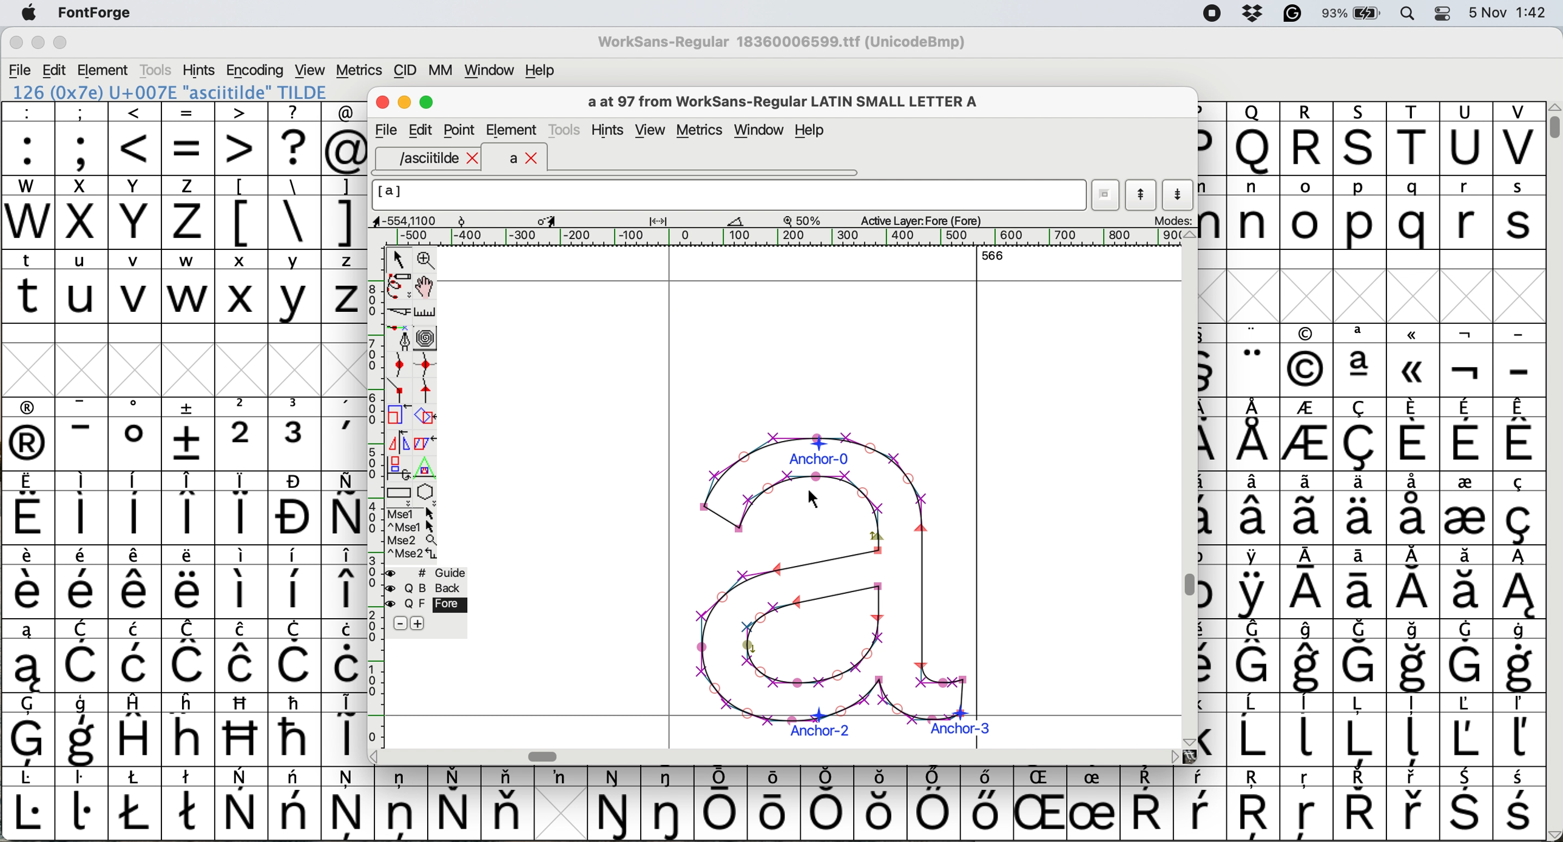 This screenshot has width=1563, height=842. Describe the element at coordinates (308, 69) in the screenshot. I see `view` at that location.